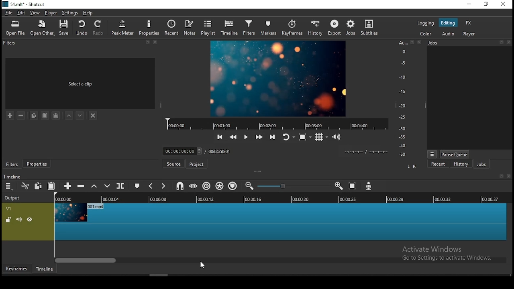 The height and width of the screenshot is (289, 514). I want to click on play/pause, so click(246, 138).